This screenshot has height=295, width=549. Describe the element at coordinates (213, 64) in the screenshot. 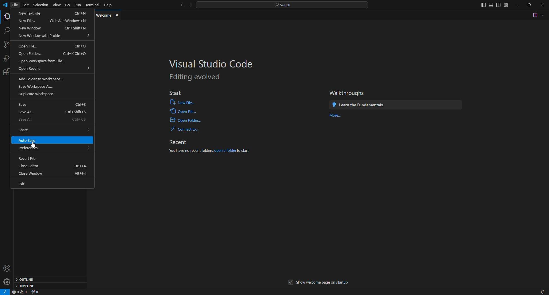

I see `visual studio code` at that location.